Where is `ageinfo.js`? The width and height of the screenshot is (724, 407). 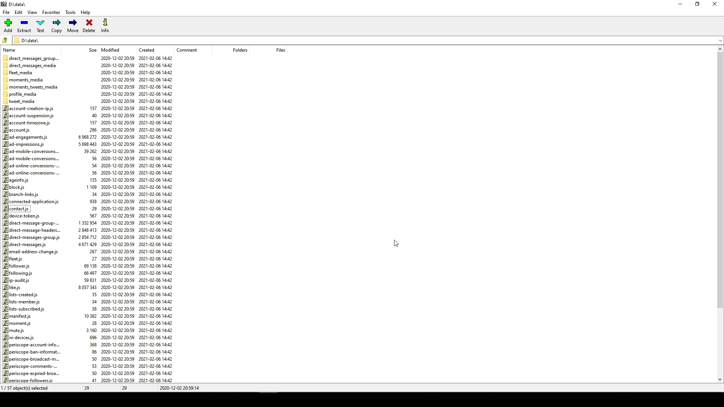
ageinfo.js is located at coordinates (17, 180).